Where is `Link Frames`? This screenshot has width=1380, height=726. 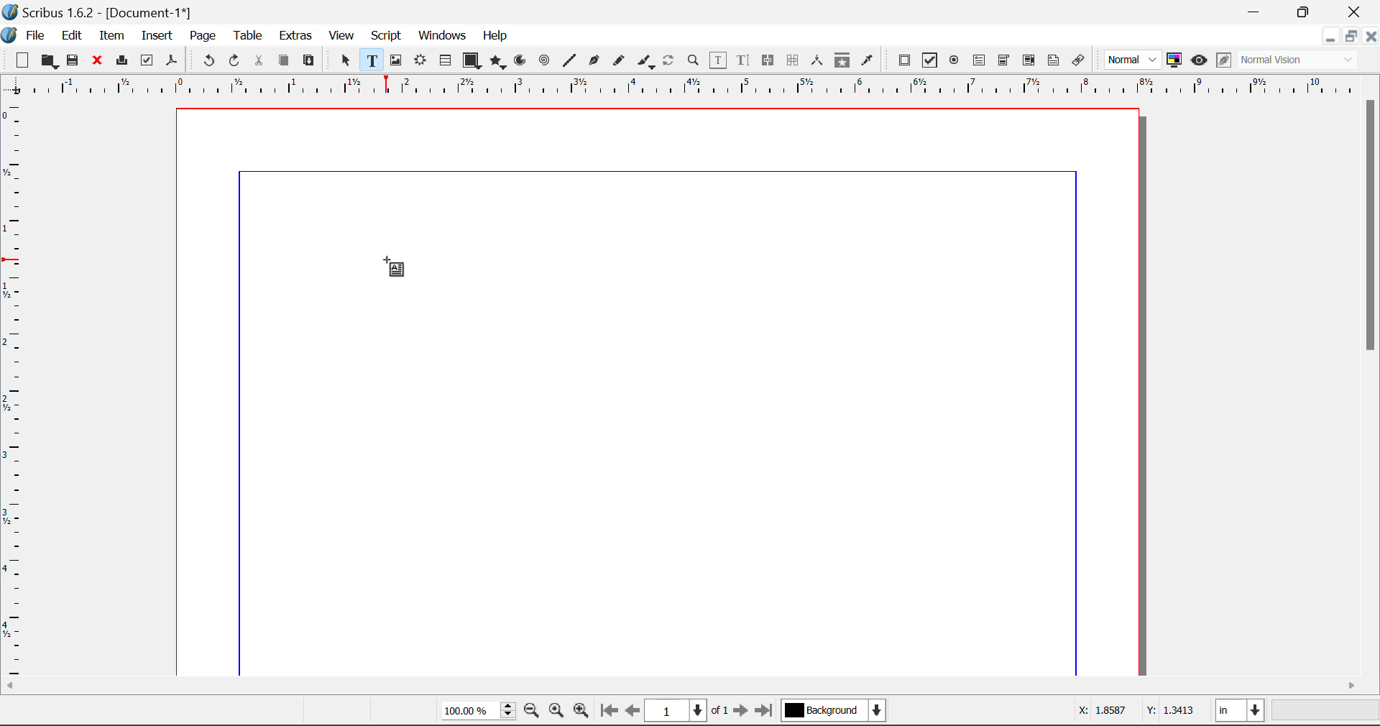
Link Frames is located at coordinates (768, 60).